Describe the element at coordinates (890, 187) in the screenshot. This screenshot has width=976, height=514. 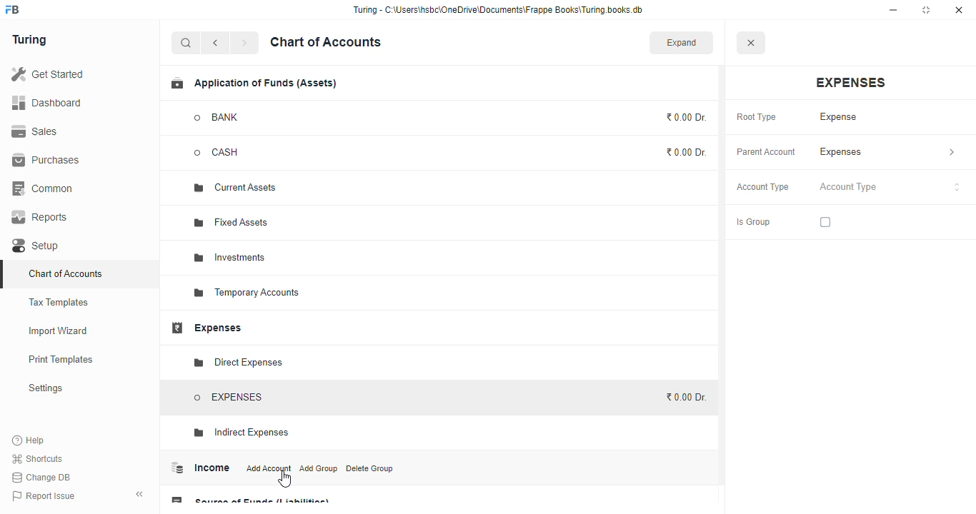
I see `account type` at that location.